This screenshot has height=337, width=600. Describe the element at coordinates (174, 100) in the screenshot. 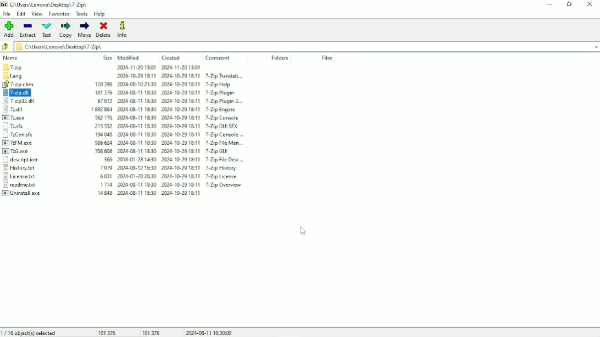

I see `STO72 200408111230 2004.10-291211 7-Zip Plugin 3...` at that location.